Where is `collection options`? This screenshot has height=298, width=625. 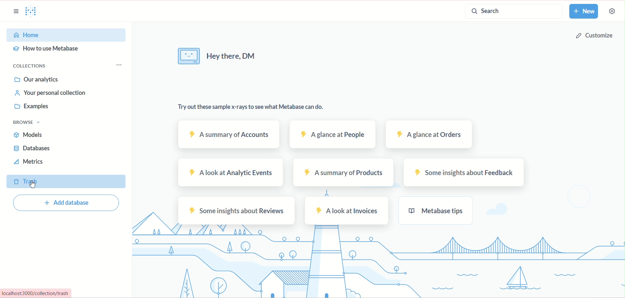 collection options is located at coordinates (122, 63).